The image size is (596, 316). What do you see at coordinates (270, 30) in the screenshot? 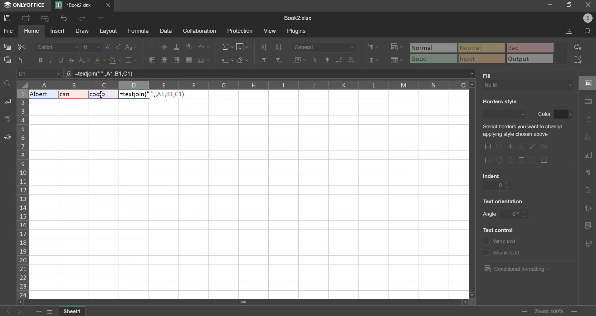
I see `view` at bounding box center [270, 30].